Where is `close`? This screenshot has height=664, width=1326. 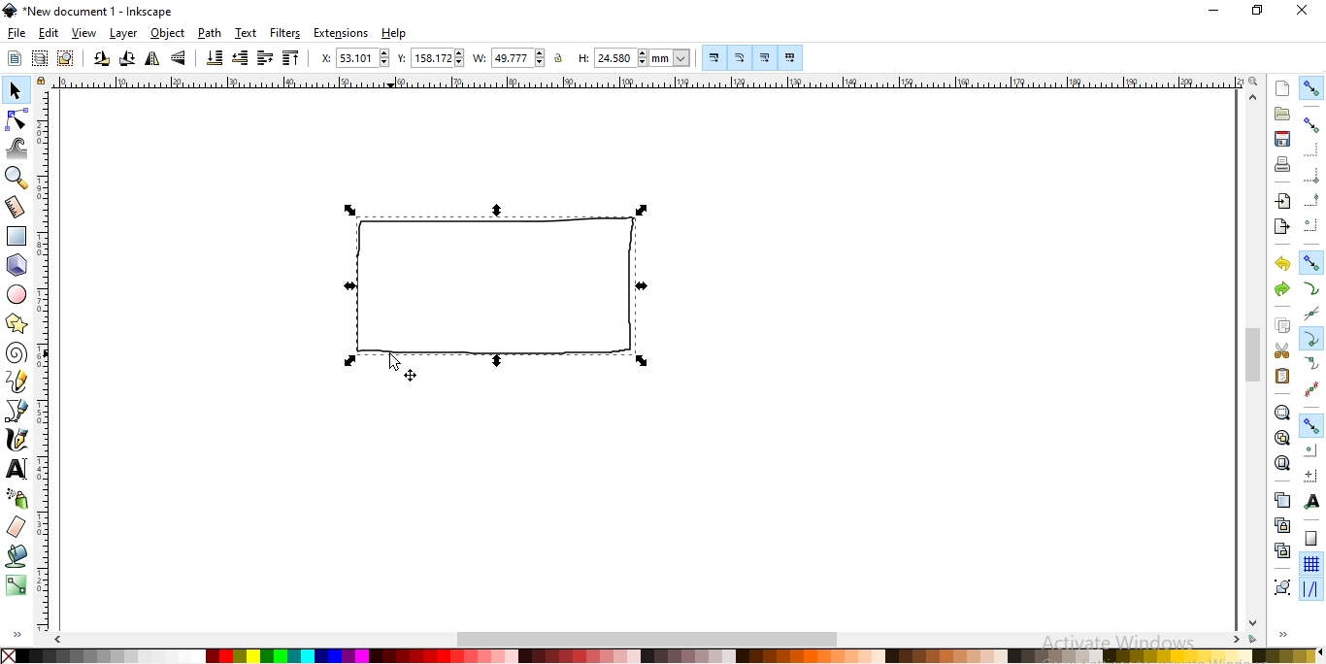 close is located at coordinates (1307, 10).